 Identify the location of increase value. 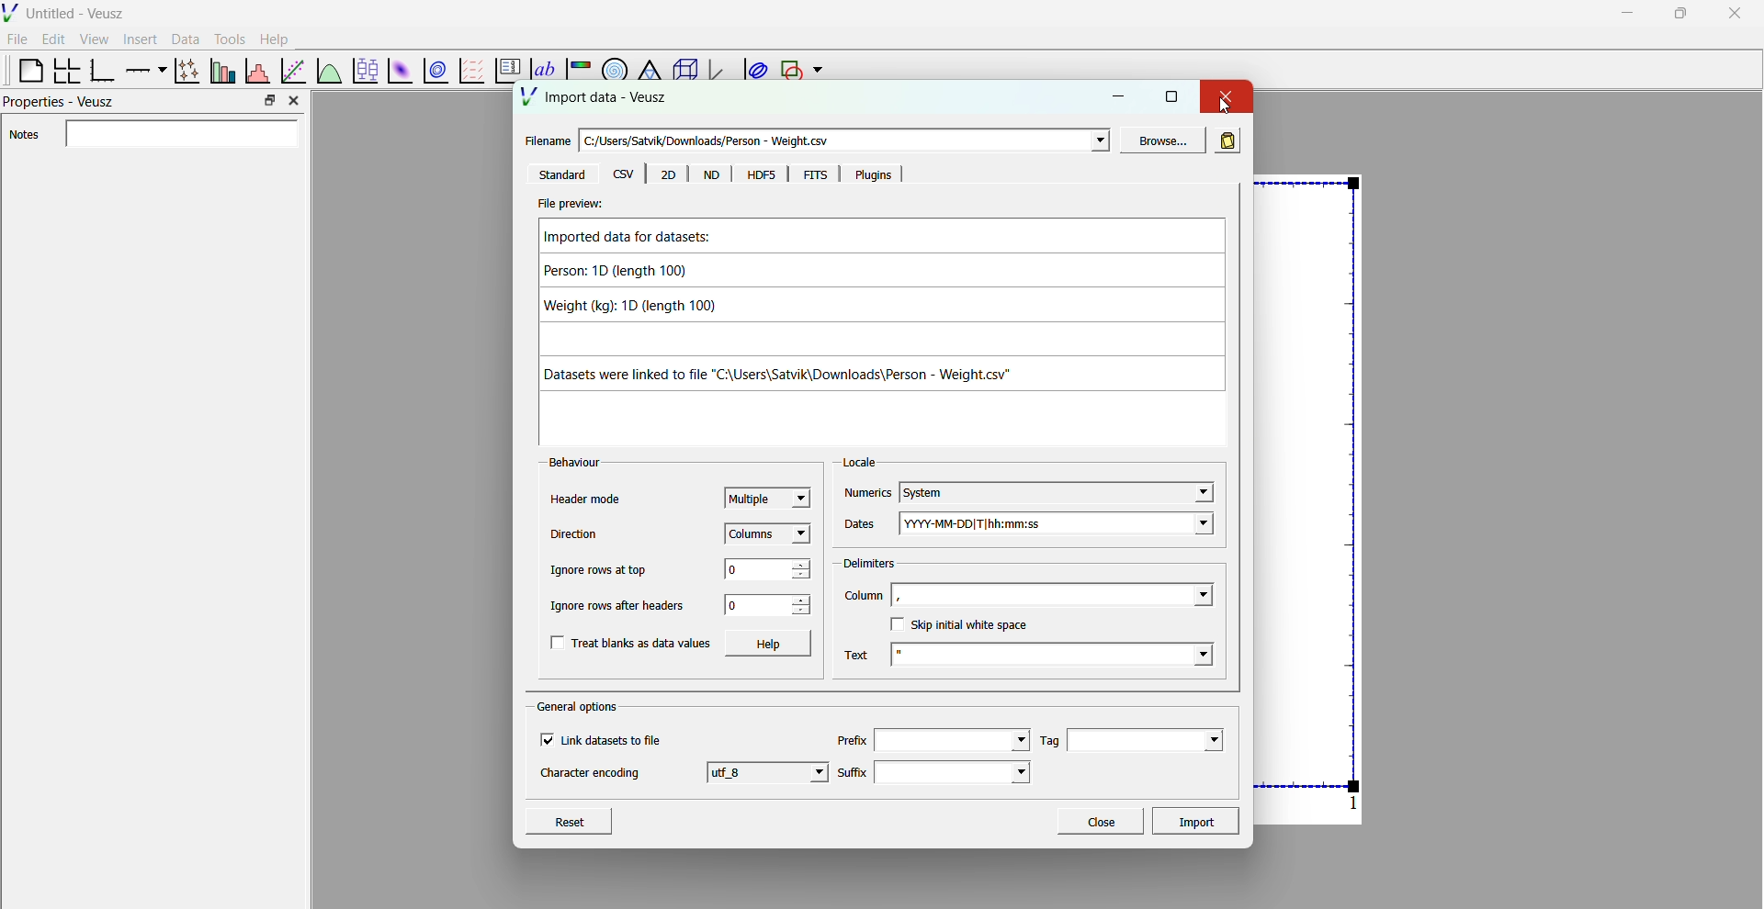
(804, 560).